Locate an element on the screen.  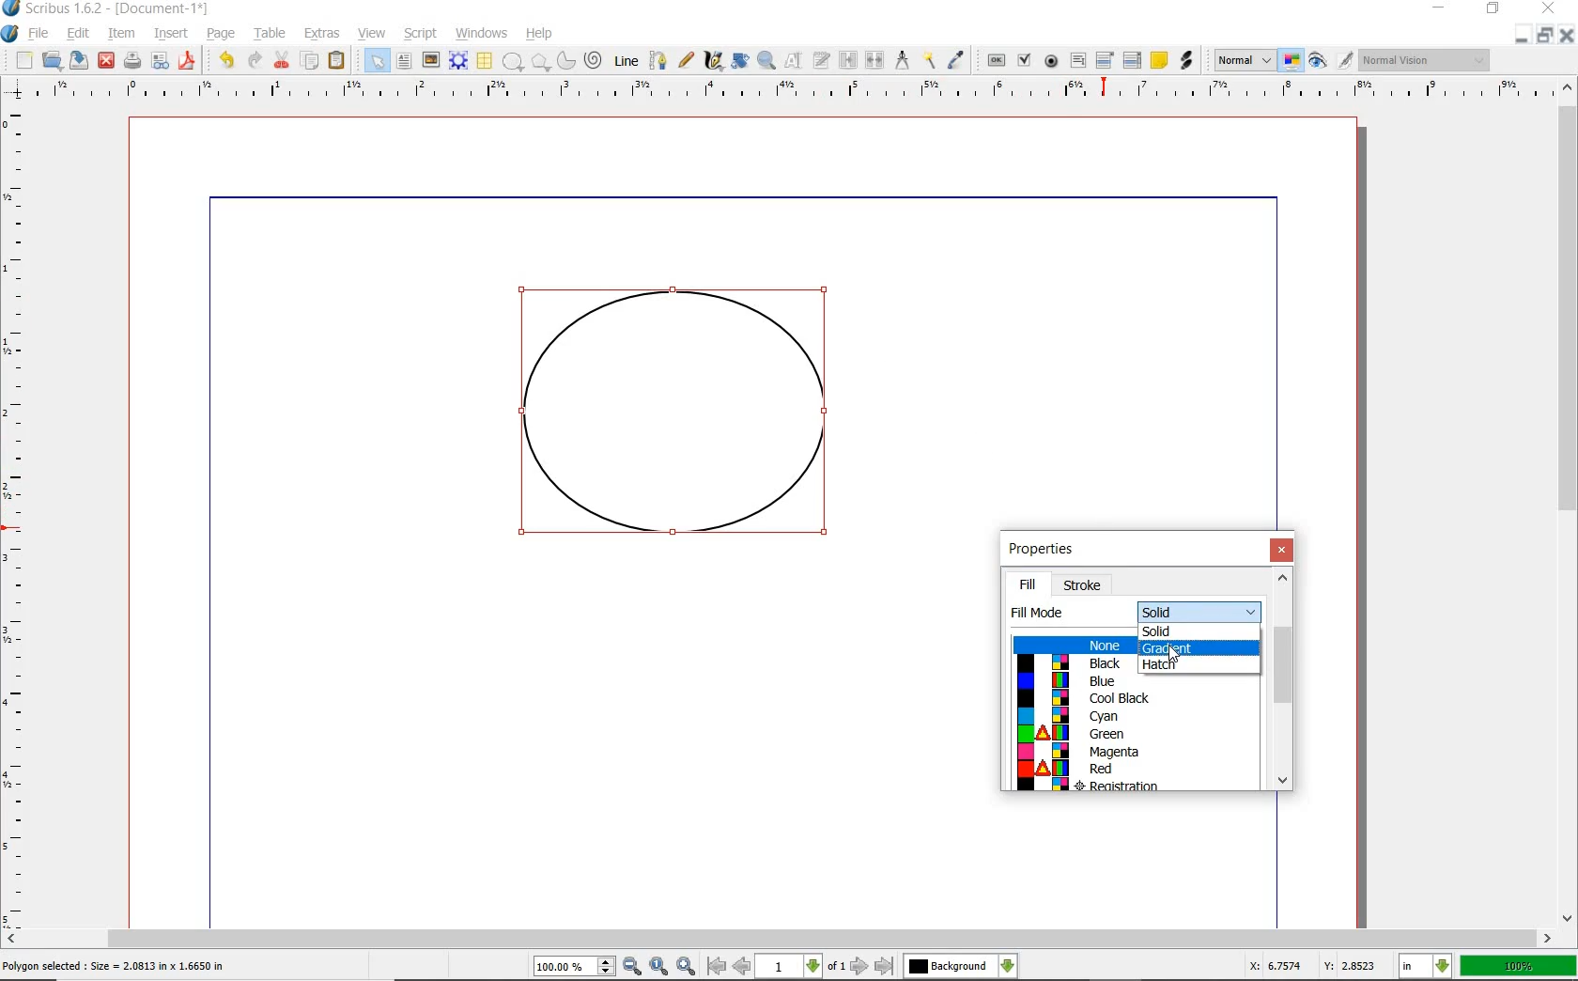
UNLINK TEXT FRAME is located at coordinates (873, 59).